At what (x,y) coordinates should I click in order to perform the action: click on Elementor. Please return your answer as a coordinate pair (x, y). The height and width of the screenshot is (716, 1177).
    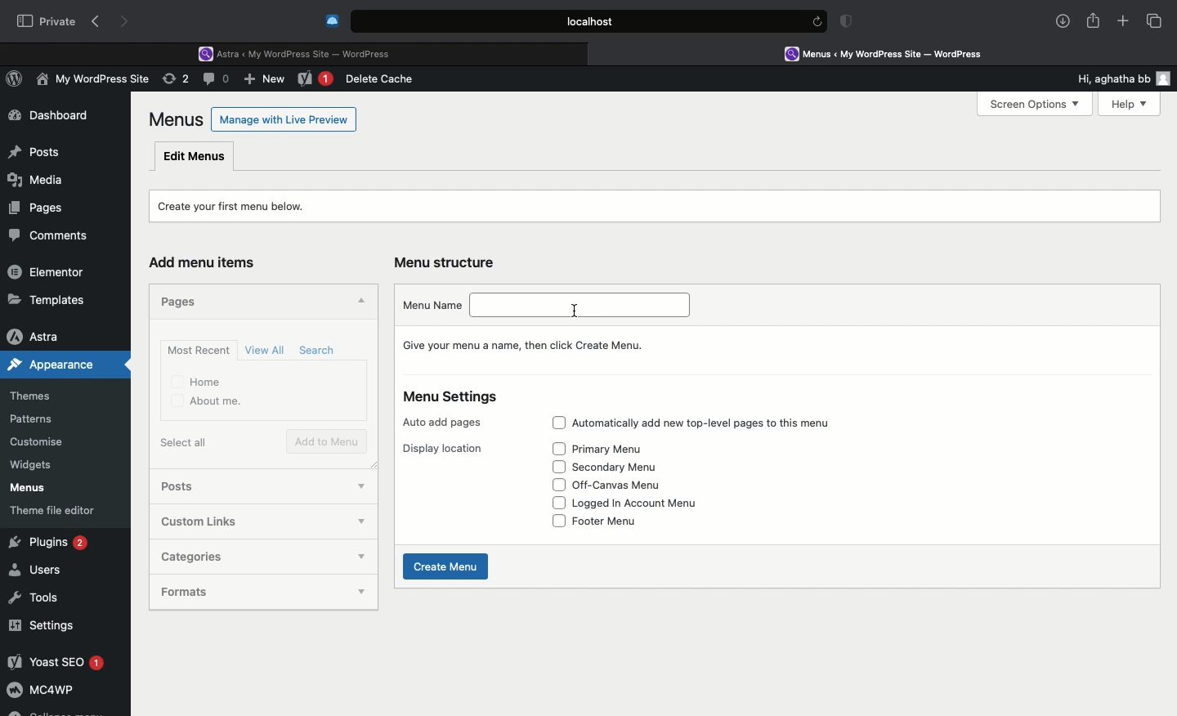
    Looking at the image, I should click on (49, 271).